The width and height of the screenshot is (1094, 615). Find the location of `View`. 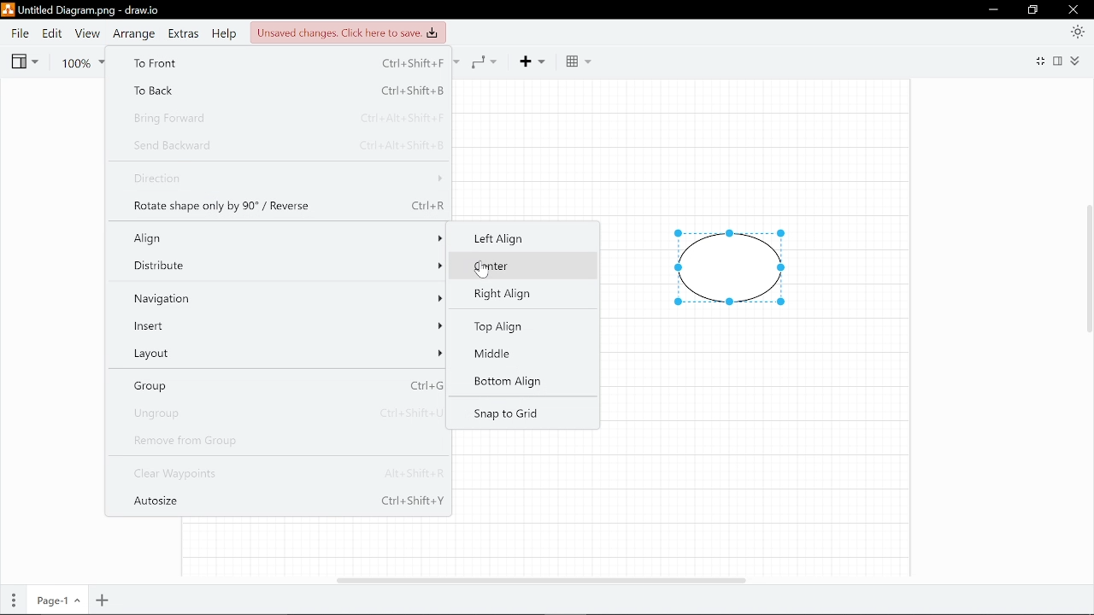

View is located at coordinates (24, 60).